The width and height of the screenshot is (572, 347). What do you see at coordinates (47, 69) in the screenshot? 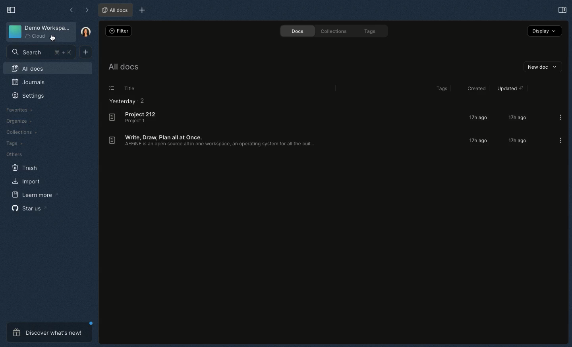
I see `All docs` at bounding box center [47, 69].